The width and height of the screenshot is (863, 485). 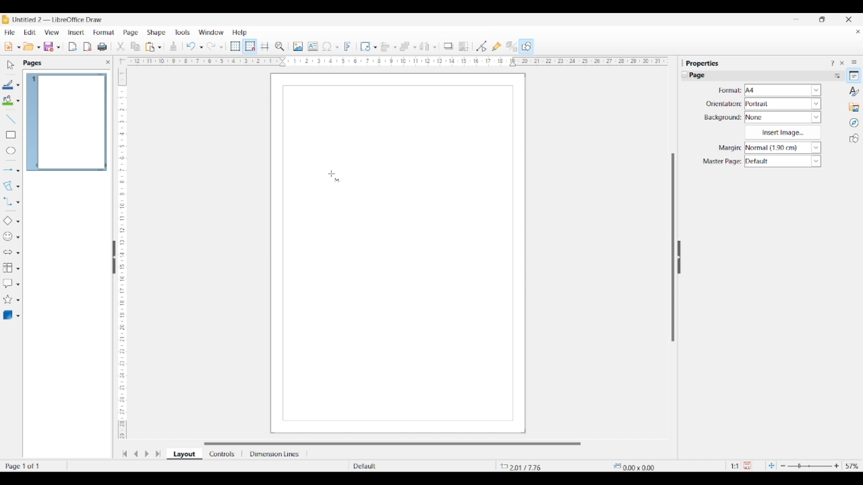 I want to click on Selected alignment, so click(x=385, y=46).